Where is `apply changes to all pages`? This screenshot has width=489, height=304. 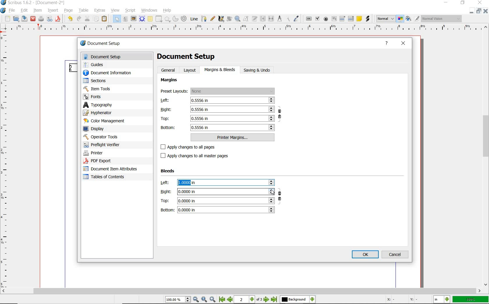
apply changes to all pages is located at coordinates (192, 147).